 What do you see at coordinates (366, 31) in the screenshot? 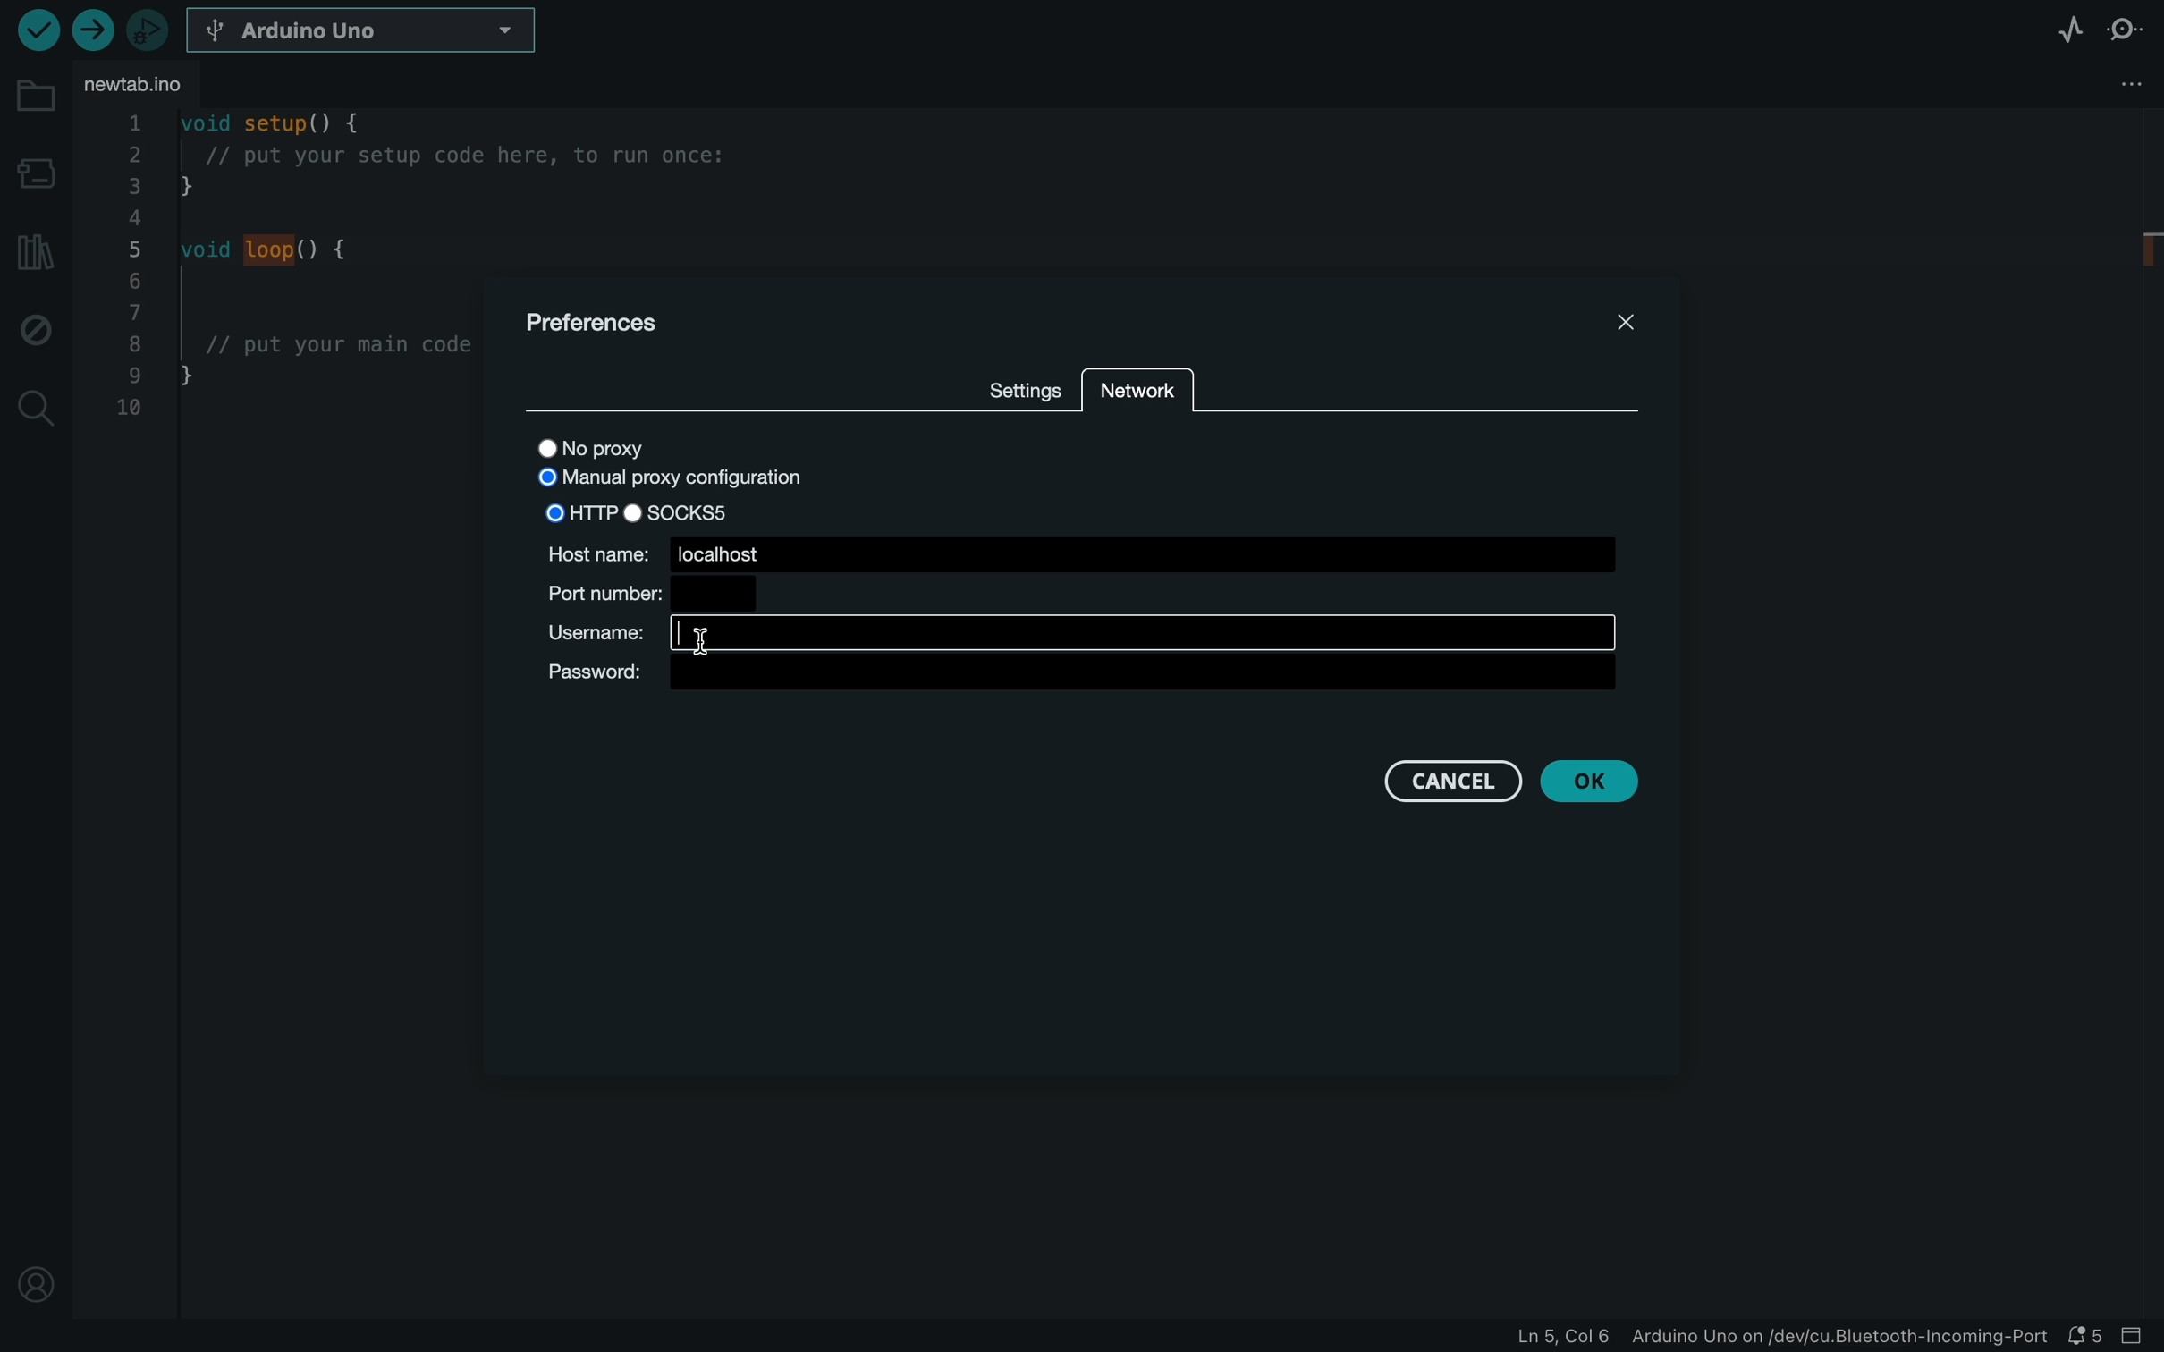
I see `board selecter` at bounding box center [366, 31].